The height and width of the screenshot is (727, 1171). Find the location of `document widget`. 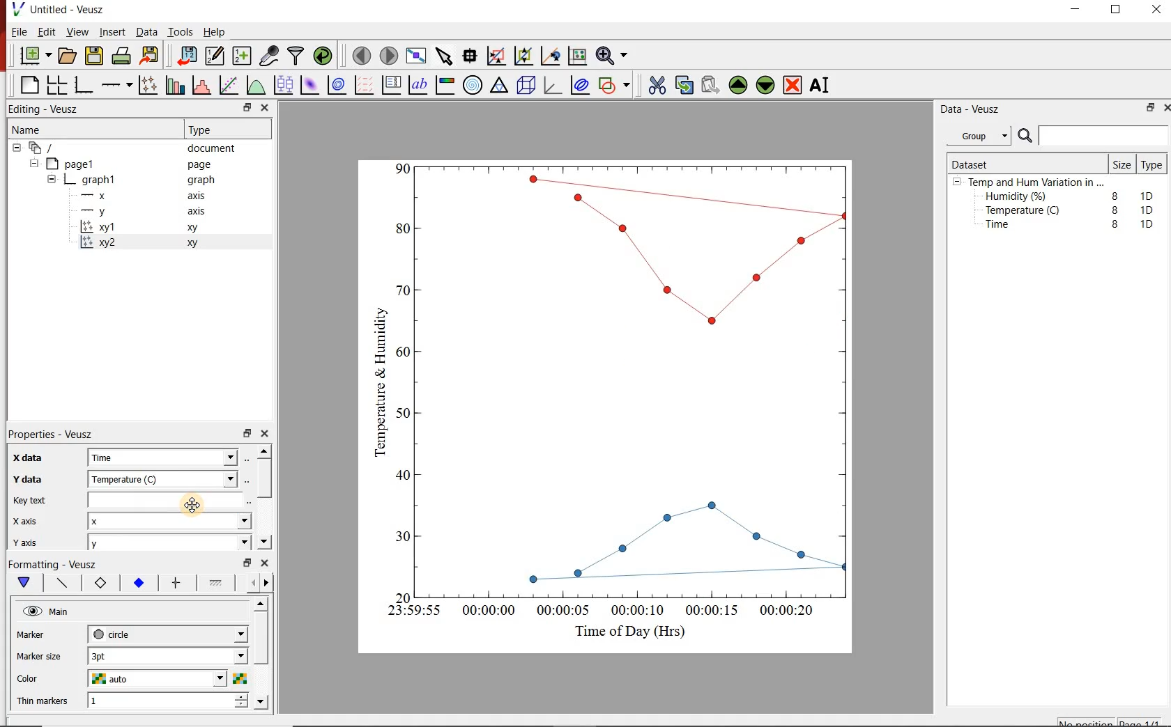

document widget is located at coordinates (49, 148).